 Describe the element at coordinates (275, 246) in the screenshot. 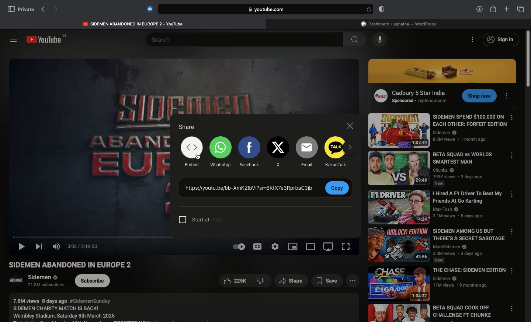

I see `Settings` at that location.